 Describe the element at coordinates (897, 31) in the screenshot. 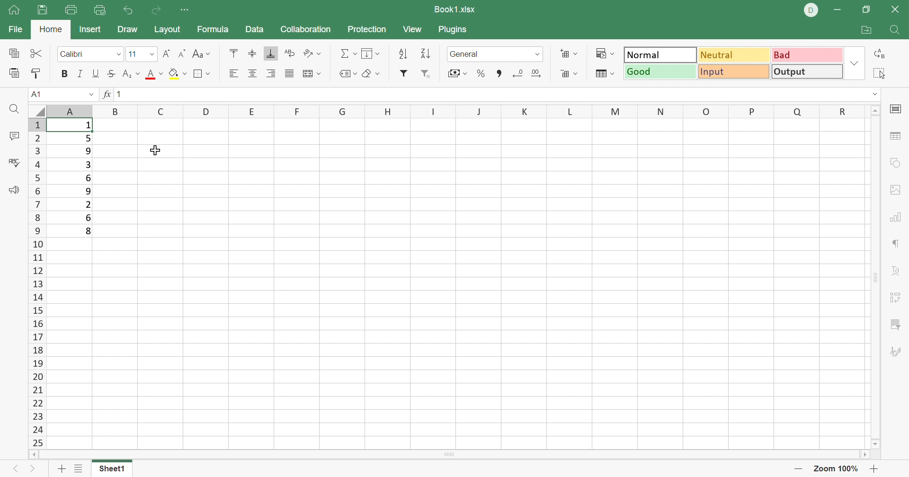

I see `Find` at that location.